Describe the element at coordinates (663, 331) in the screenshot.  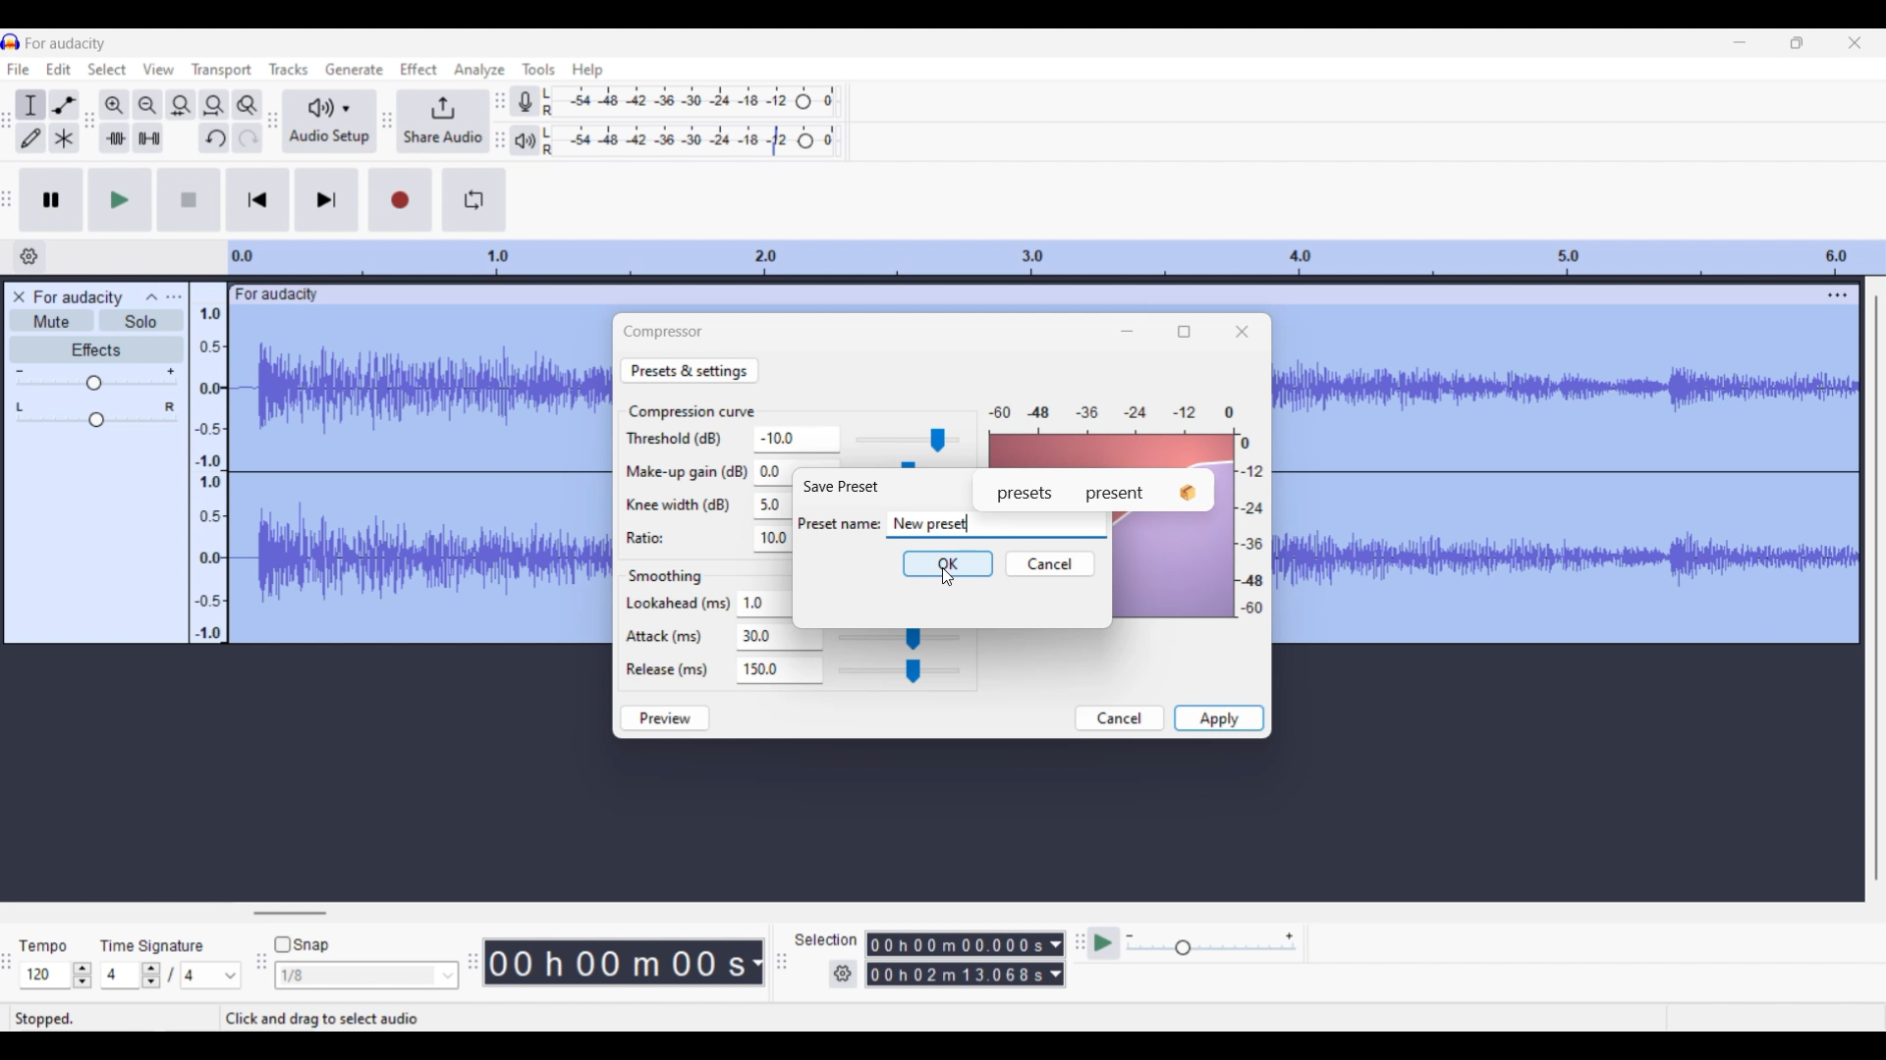
I see `Compression` at that location.